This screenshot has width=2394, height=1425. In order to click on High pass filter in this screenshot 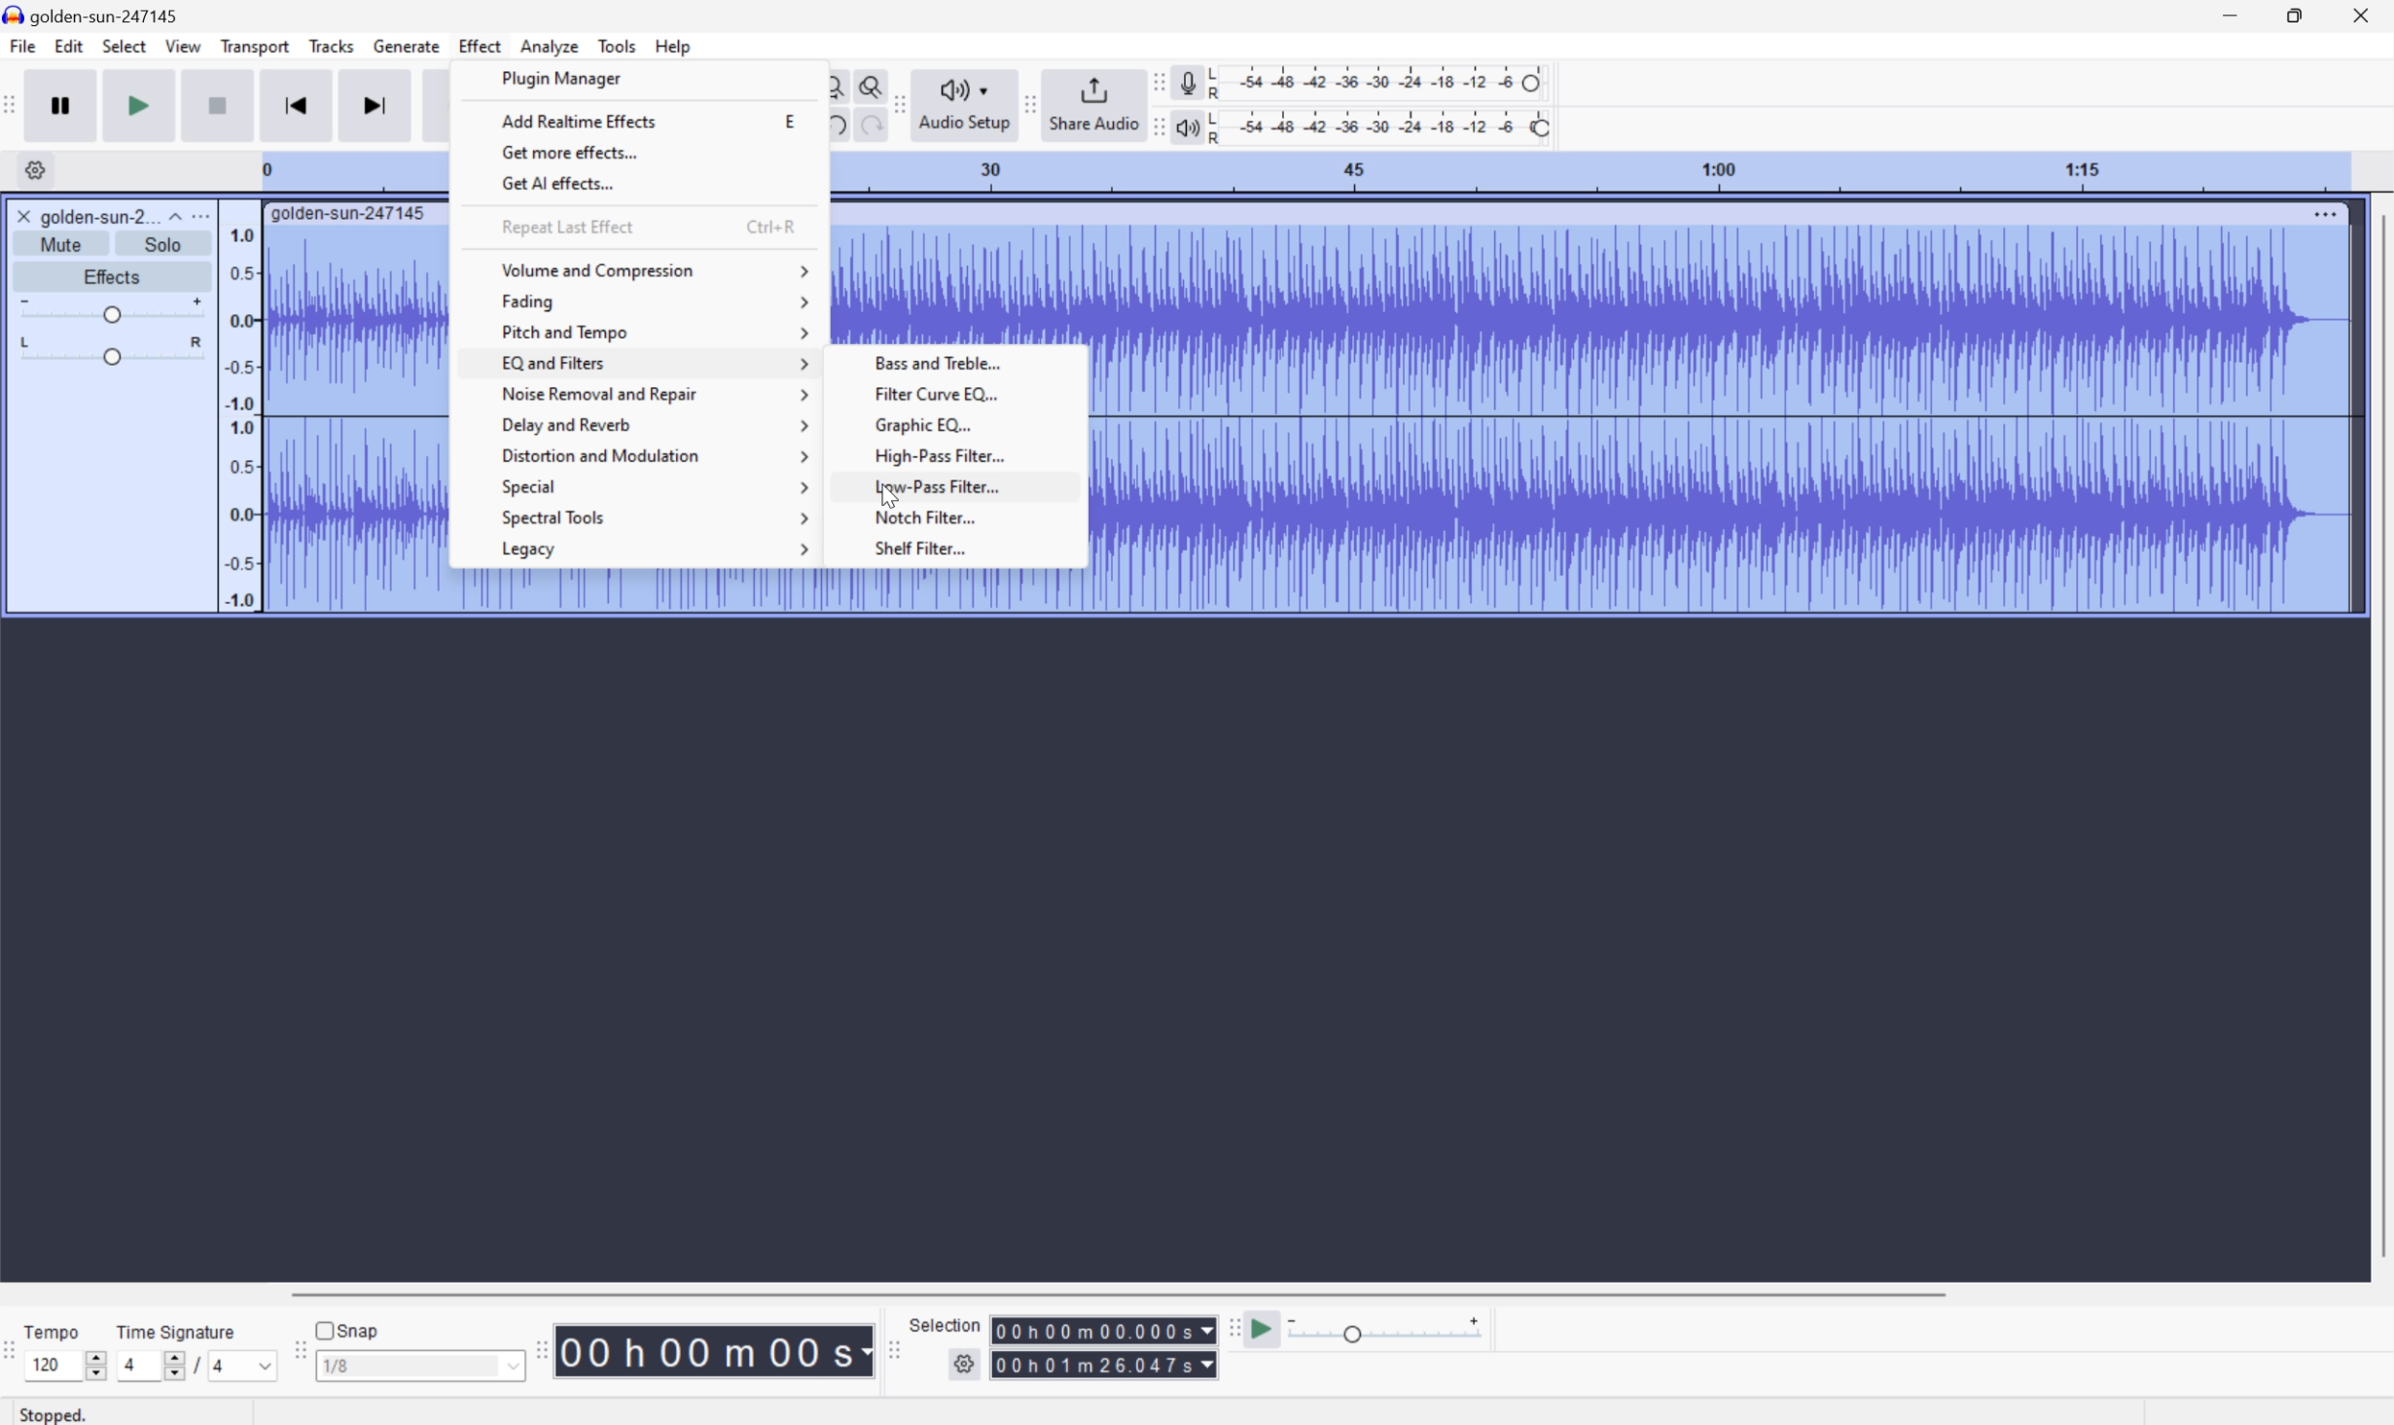, I will do `click(970, 454)`.